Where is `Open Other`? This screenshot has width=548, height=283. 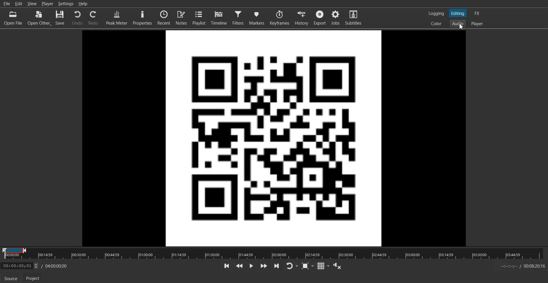
Open Other is located at coordinates (40, 18).